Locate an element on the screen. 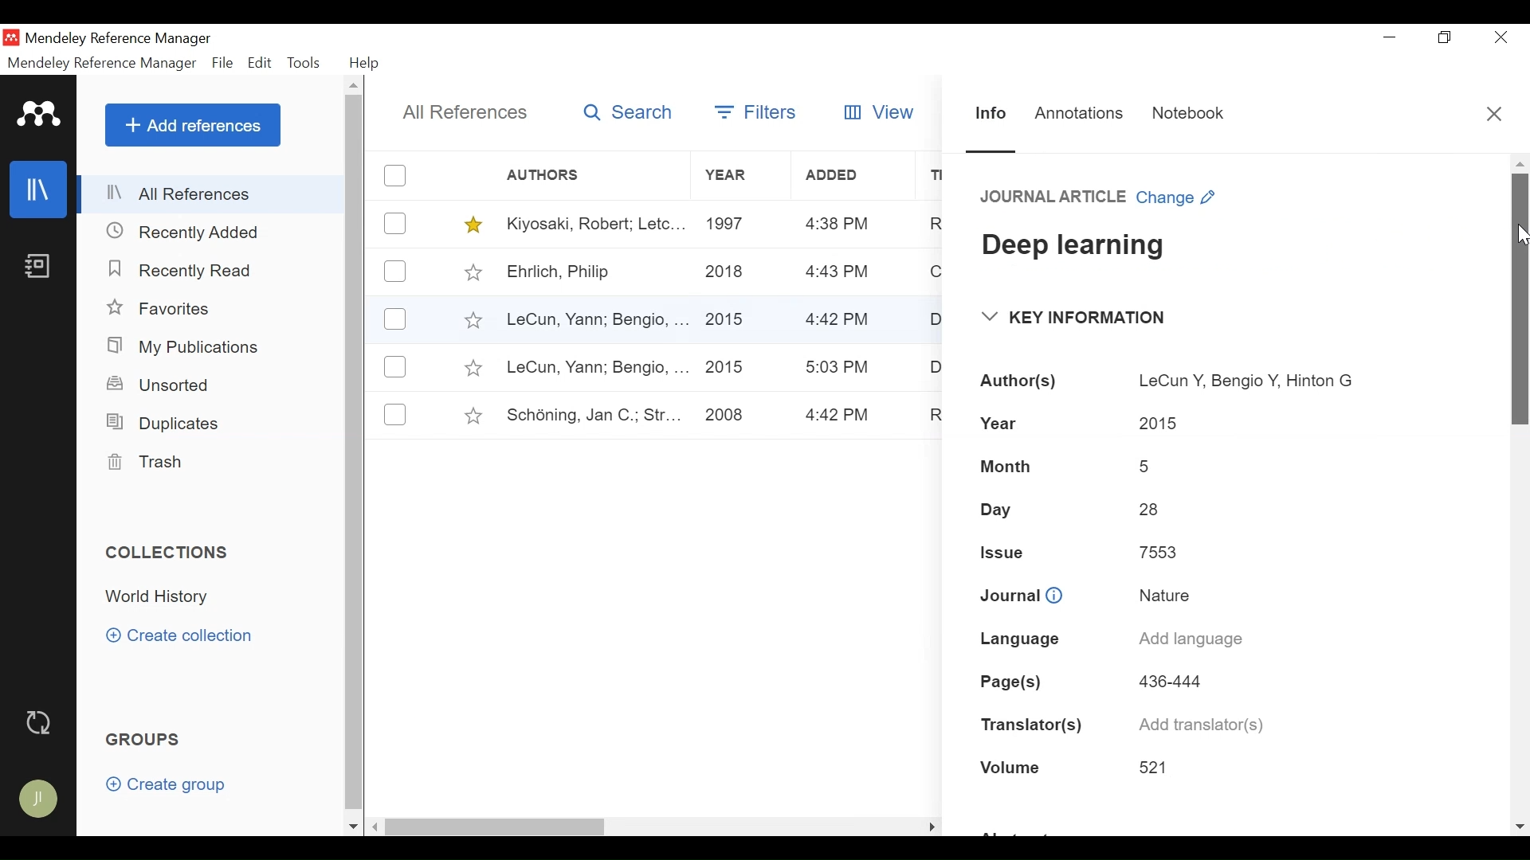 This screenshot has width=1530, height=860. Search is located at coordinates (630, 114).